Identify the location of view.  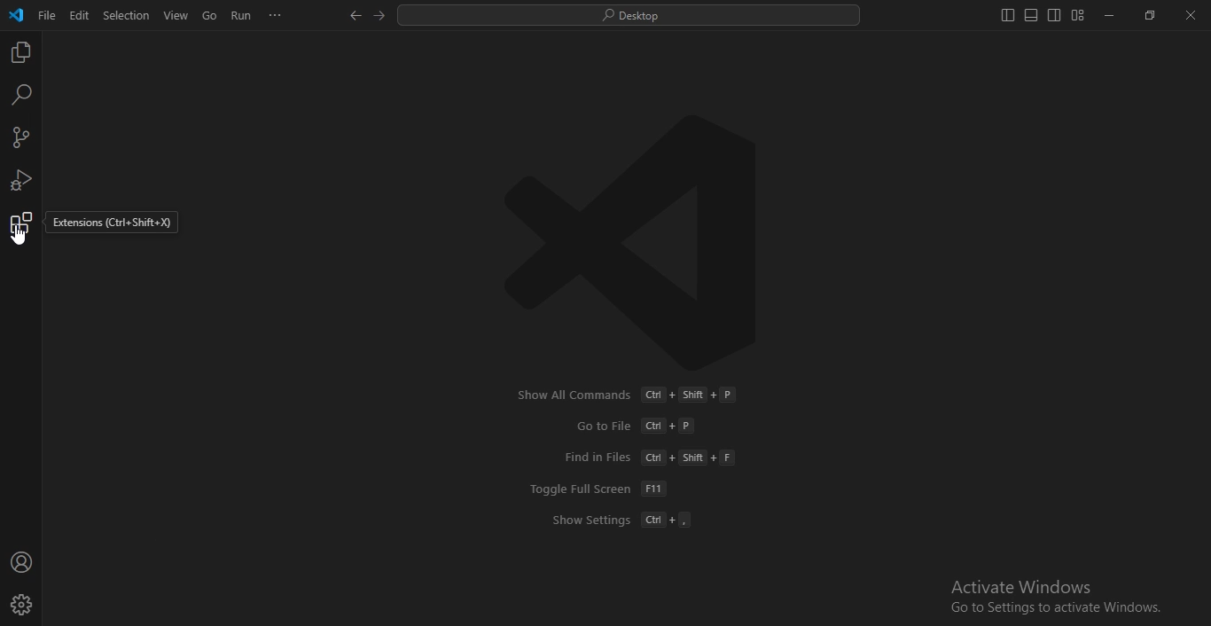
(176, 14).